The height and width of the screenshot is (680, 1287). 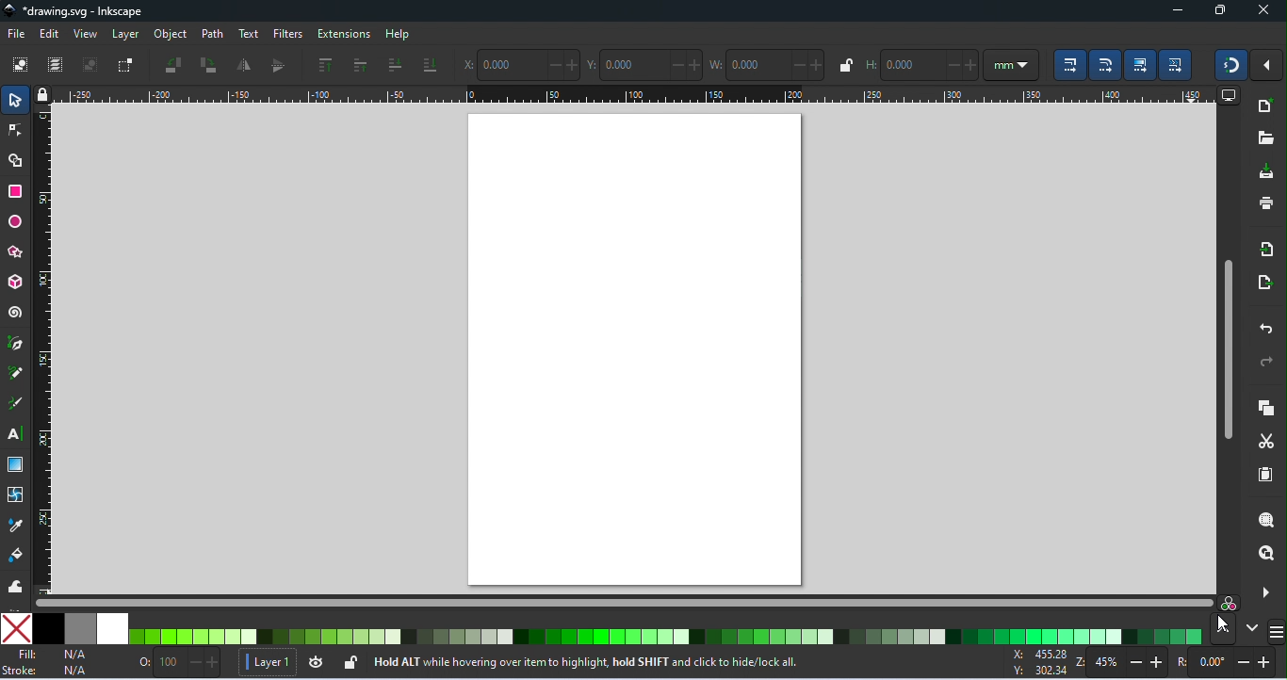 What do you see at coordinates (123, 65) in the screenshot?
I see `toggle selection box` at bounding box center [123, 65].